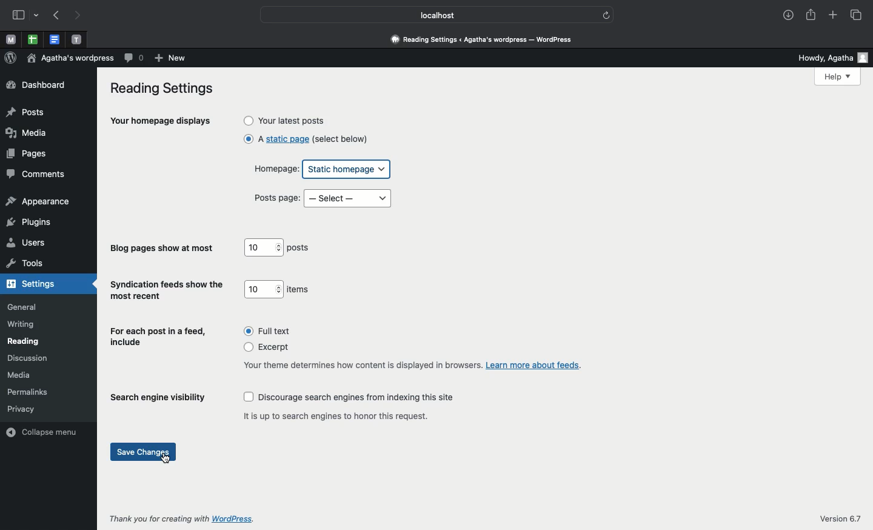 The image size is (873, 530). Describe the element at coordinates (19, 15) in the screenshot. I see `Sidebar` at that location.